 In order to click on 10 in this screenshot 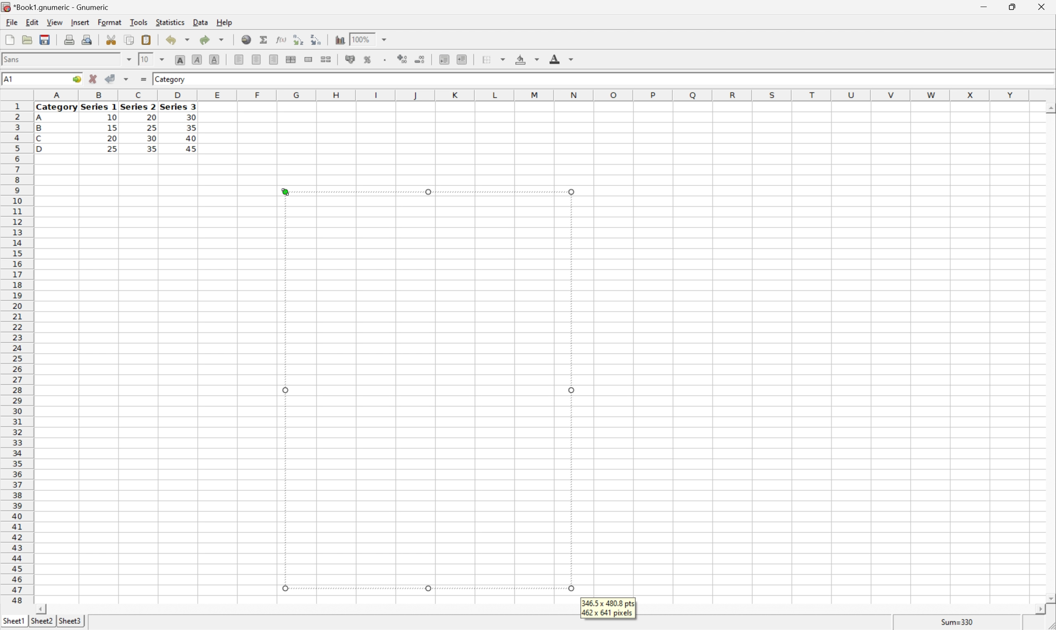, I will do `click(112, 118)`.